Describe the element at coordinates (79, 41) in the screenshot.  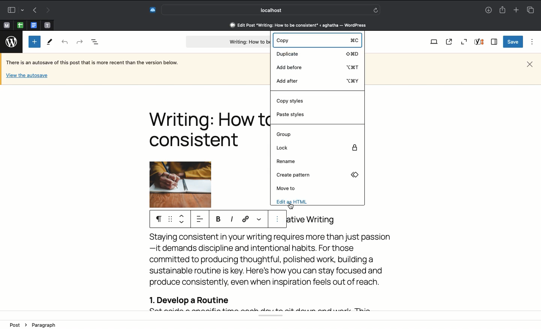
I see `Redo` at that location.